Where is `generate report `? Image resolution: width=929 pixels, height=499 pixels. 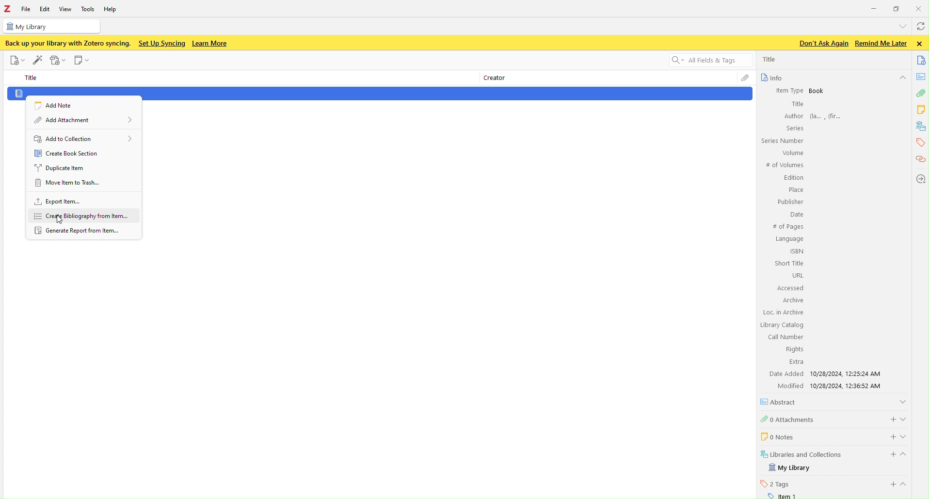
generate report  is located at coordinates (86, 230).